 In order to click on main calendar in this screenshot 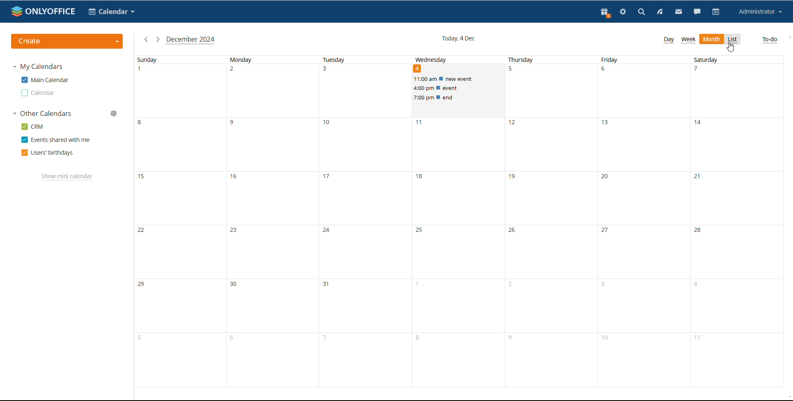, I will do `click(45, 80)`.